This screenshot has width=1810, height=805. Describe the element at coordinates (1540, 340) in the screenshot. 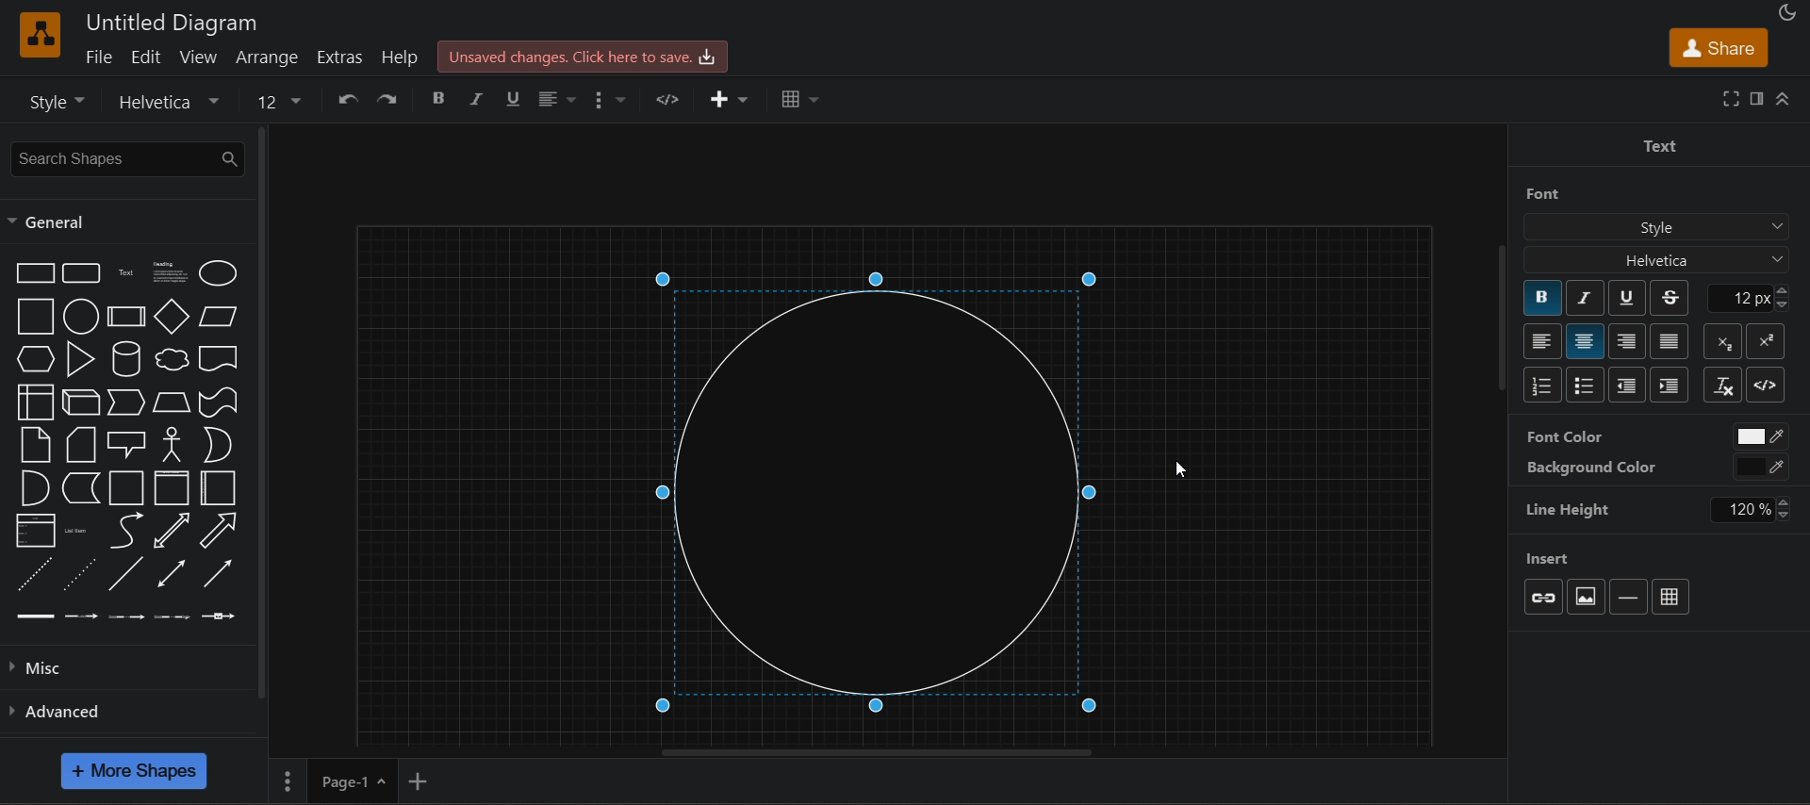

I see `left align` at that location.